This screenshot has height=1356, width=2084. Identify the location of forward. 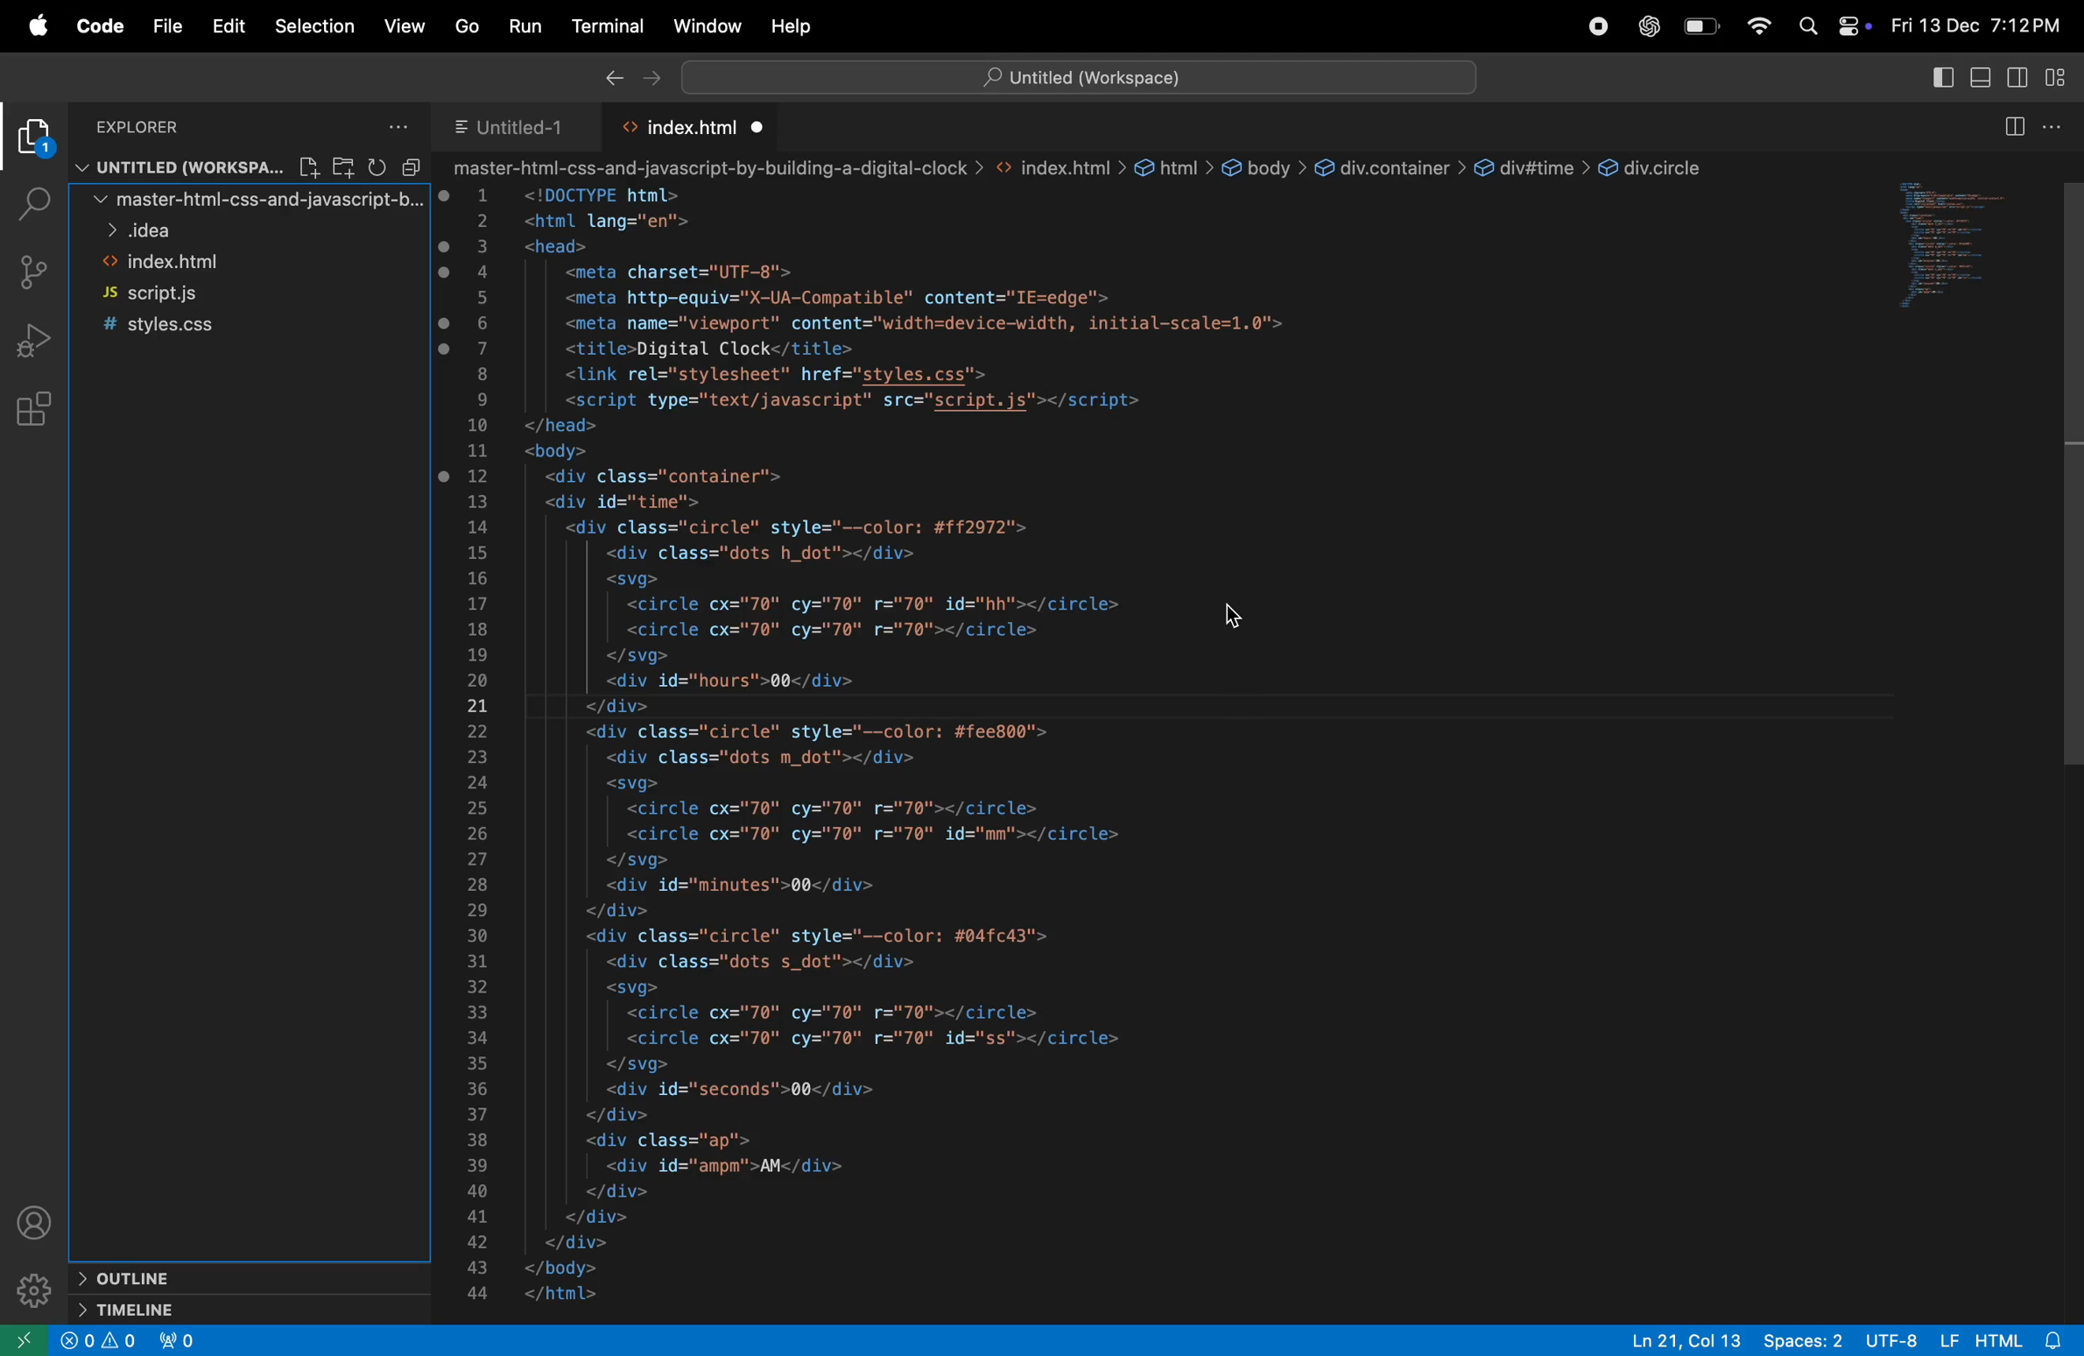
(653, 80).